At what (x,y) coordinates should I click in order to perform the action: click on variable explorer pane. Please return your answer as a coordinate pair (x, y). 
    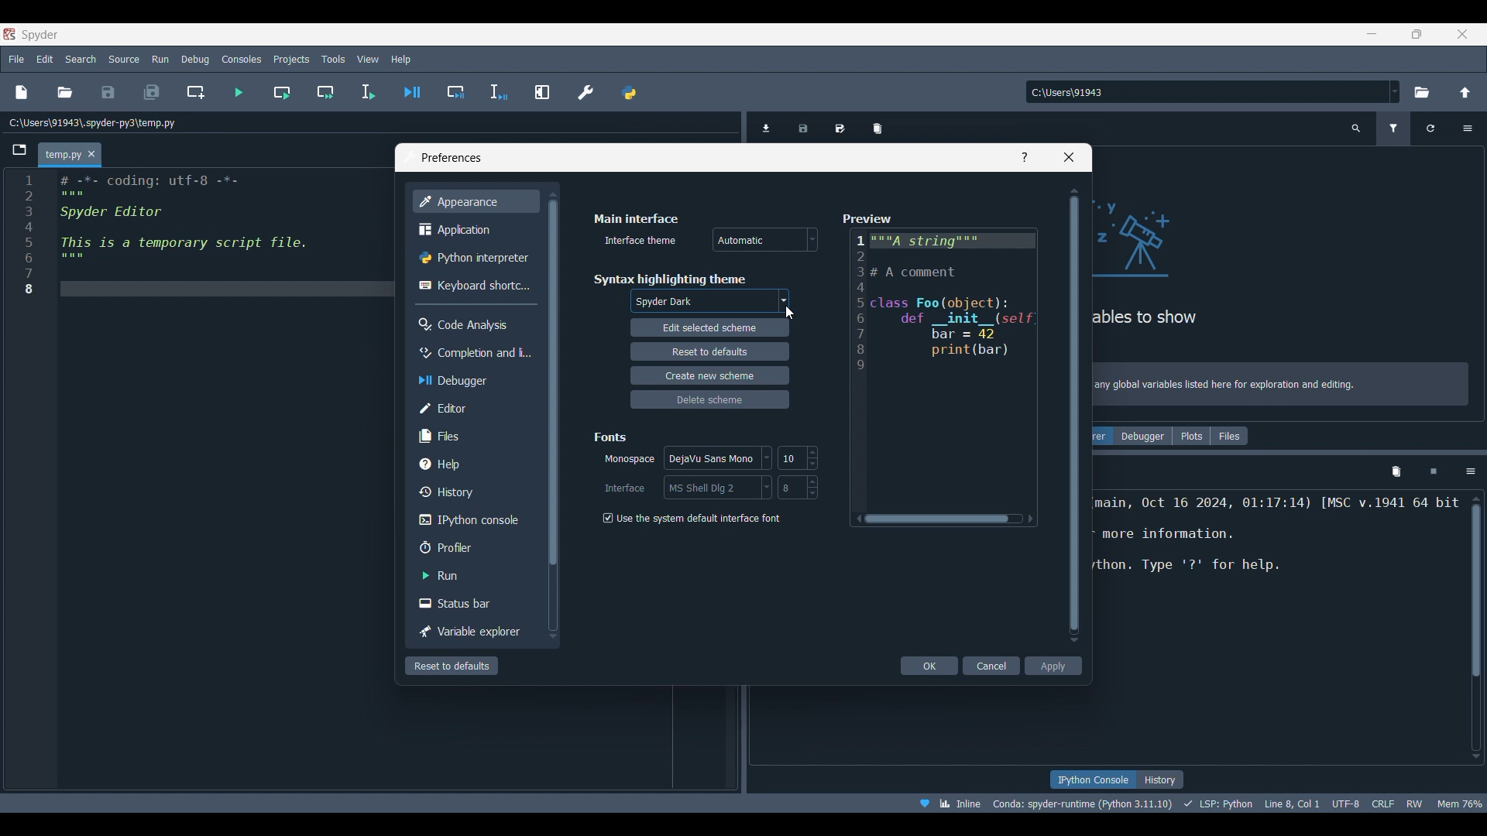
    Looking at the image, I should click on (1224, 266).